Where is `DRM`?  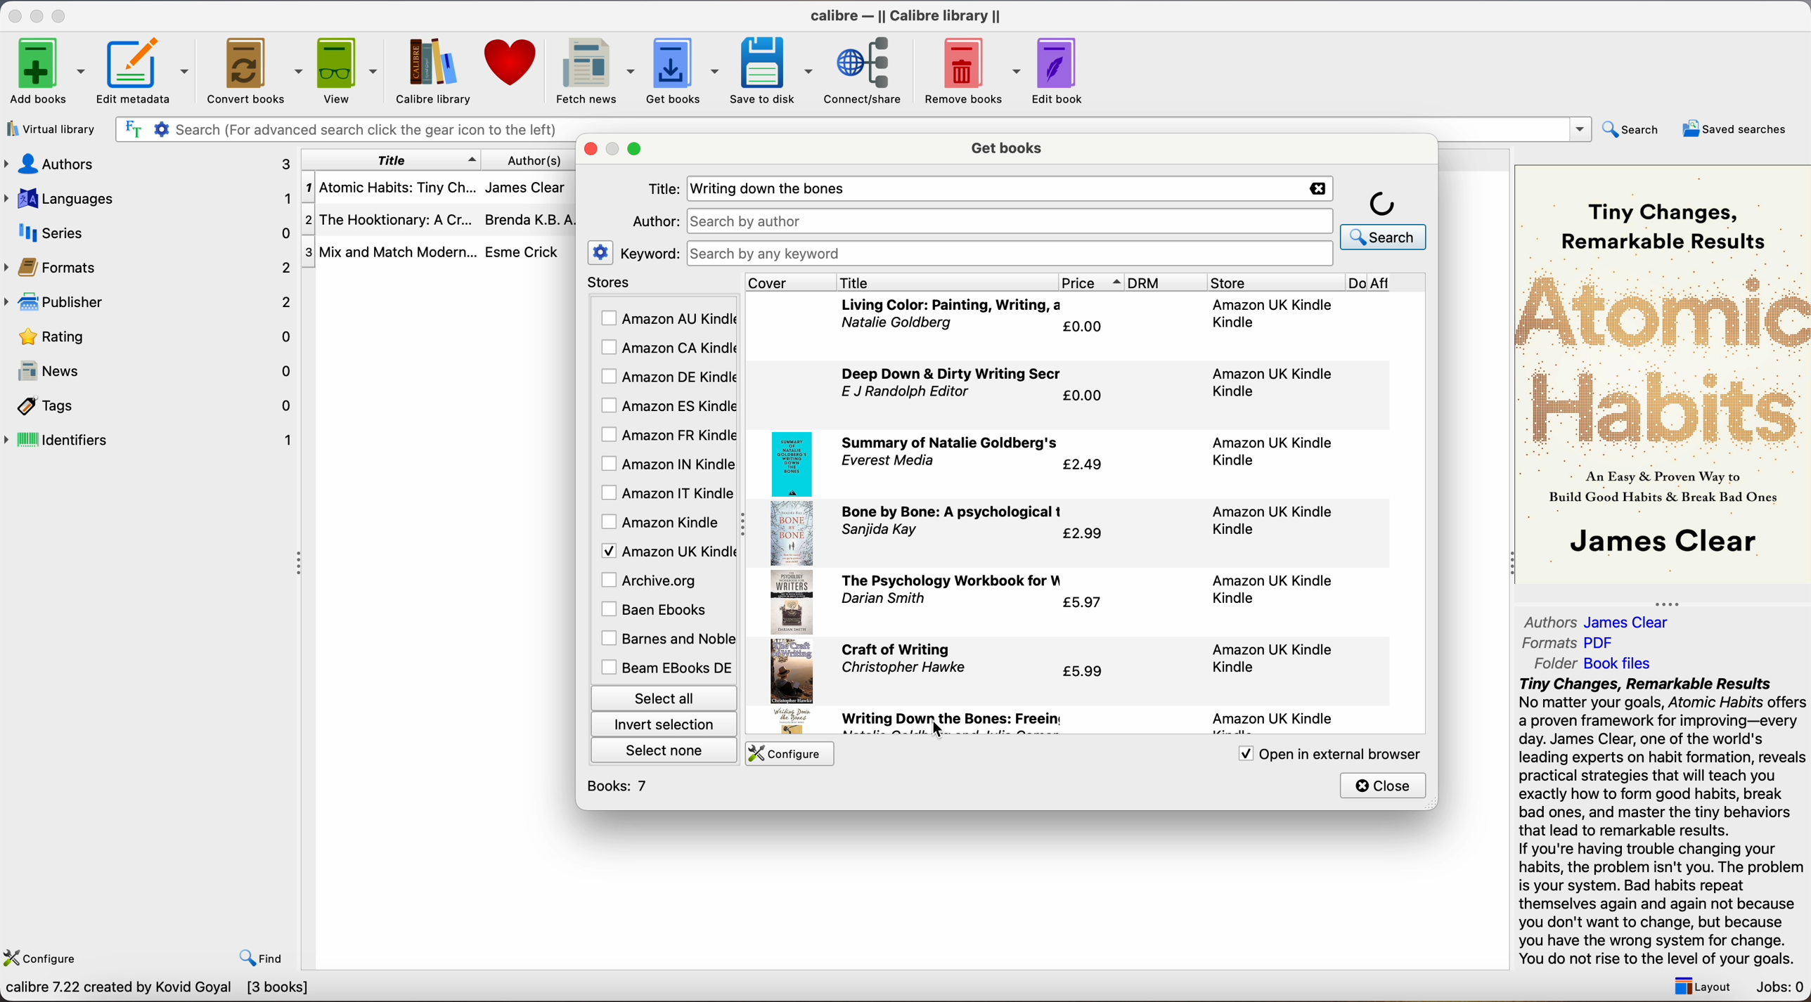 DRM is located at coordinates (1168, 282).